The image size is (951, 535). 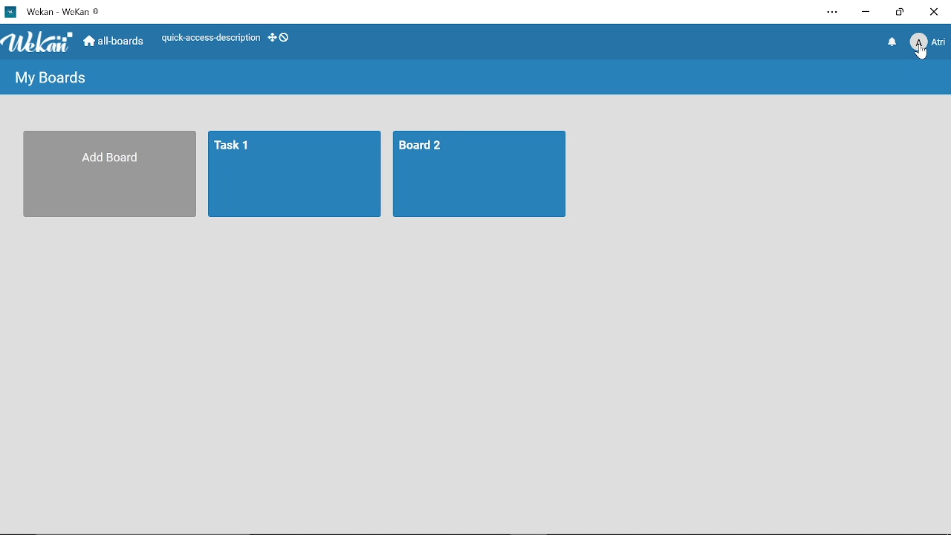 What do you see at coordinates (935, 12) in the screenshot?
I see `Close` at bounding box center [935, 12].